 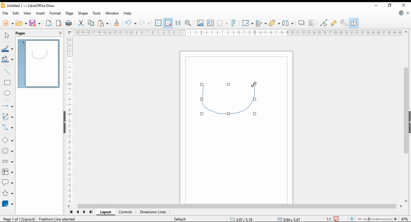 I want to click on fill color, so click(x=7, y=59).